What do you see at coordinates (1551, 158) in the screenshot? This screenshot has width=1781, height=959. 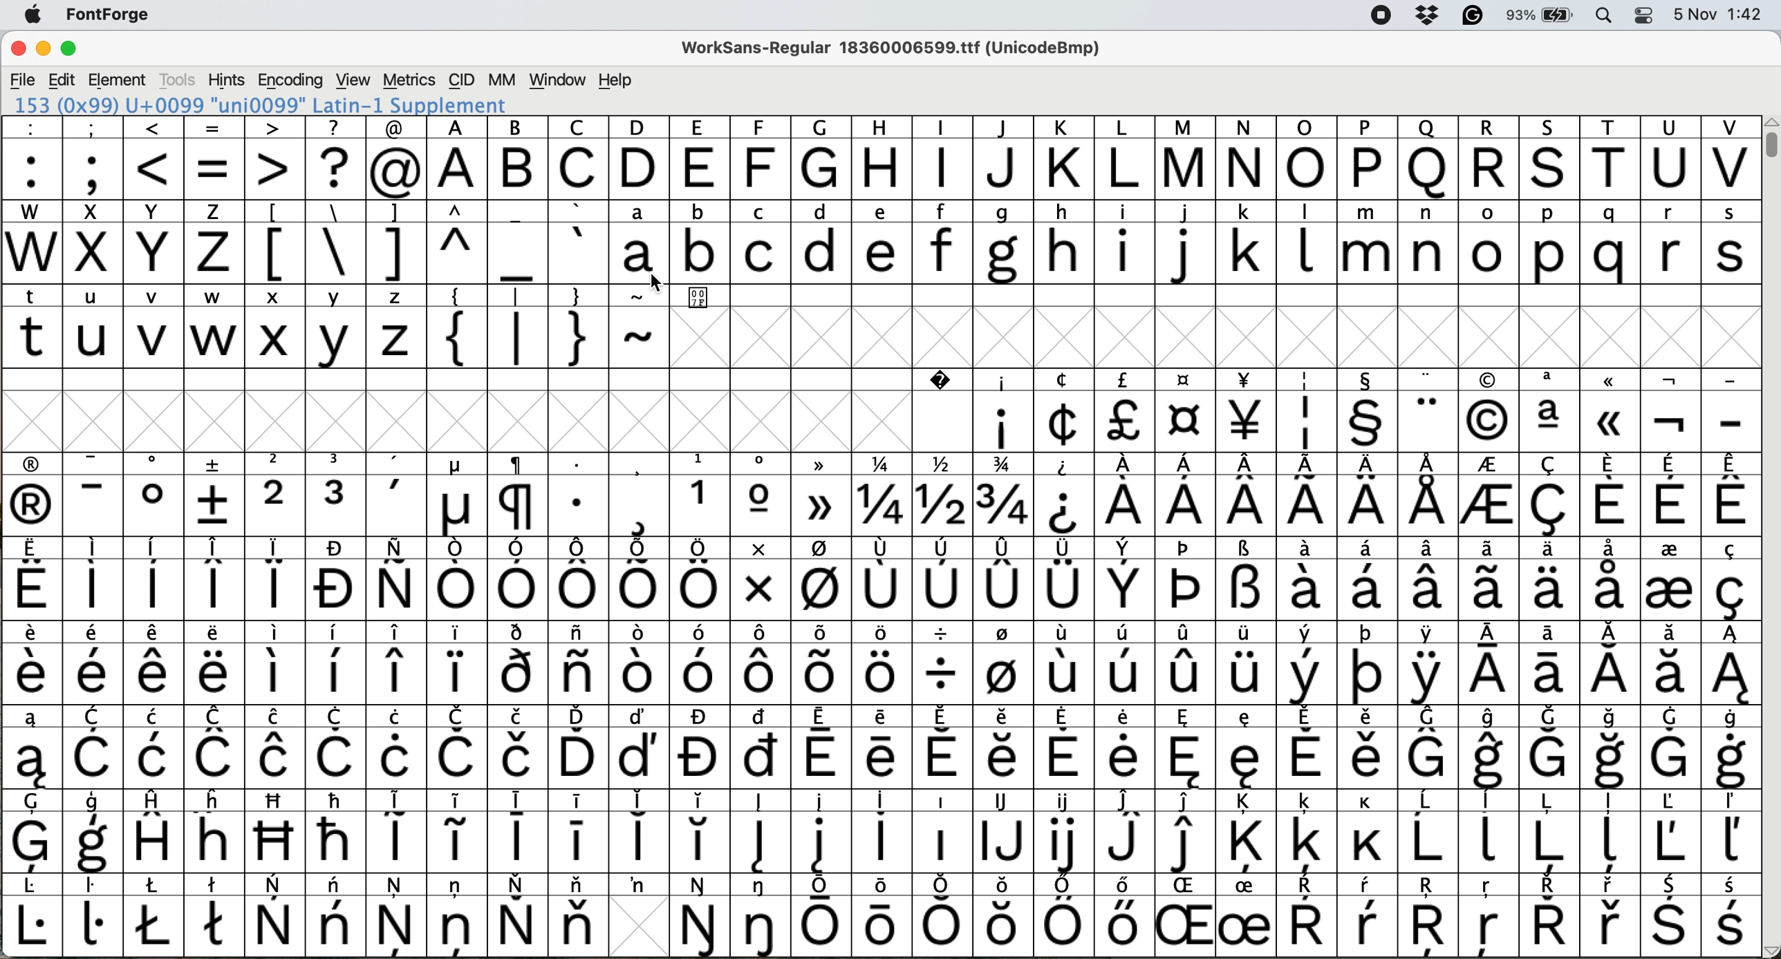 I see `` at bounding box center [1551, 158].